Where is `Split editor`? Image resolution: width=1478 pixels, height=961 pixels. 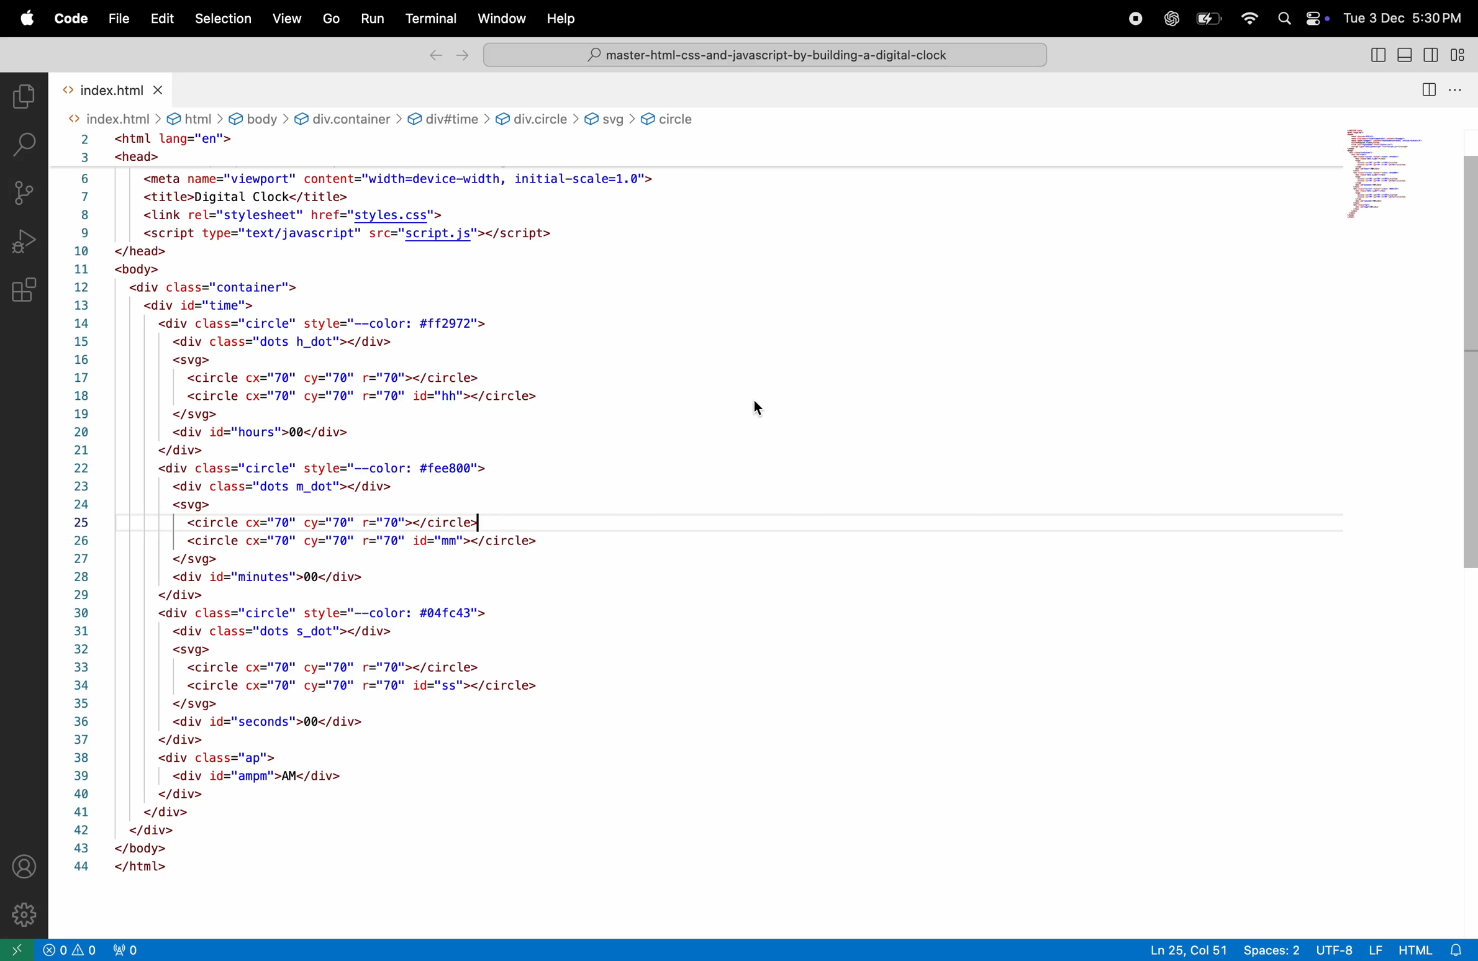
Split editor is located at coordinates (1426, 86).